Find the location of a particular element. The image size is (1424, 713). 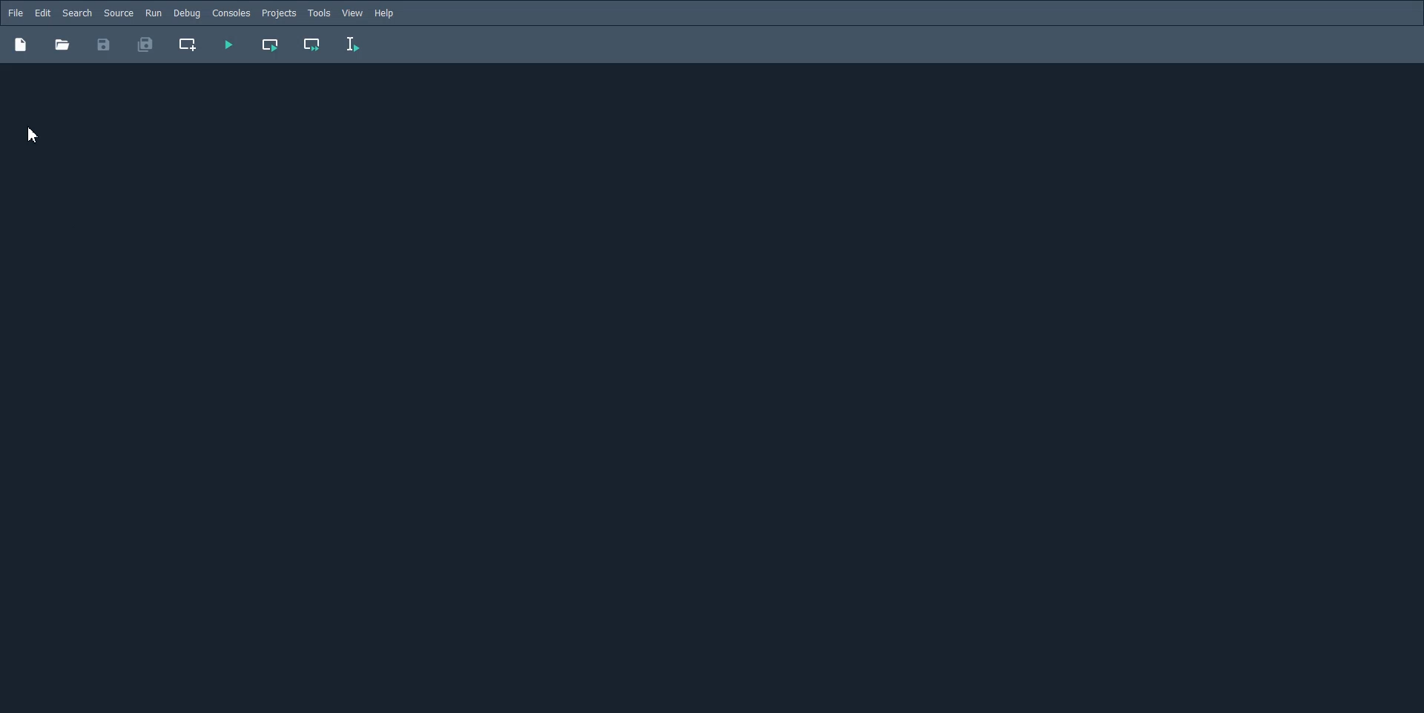

Run Selection is located at coordinates (353, 44).